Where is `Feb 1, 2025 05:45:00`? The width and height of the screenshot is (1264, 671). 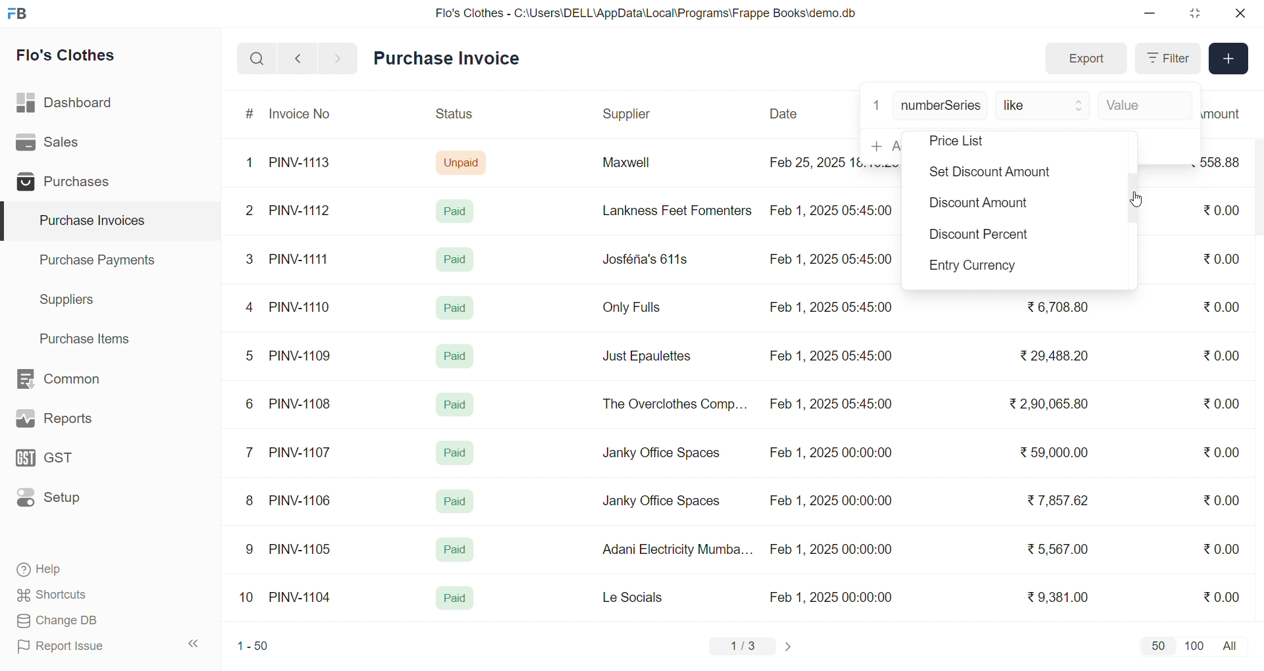 Feb 1, 2025 05:45:00 is located at coordinates (834, 209).